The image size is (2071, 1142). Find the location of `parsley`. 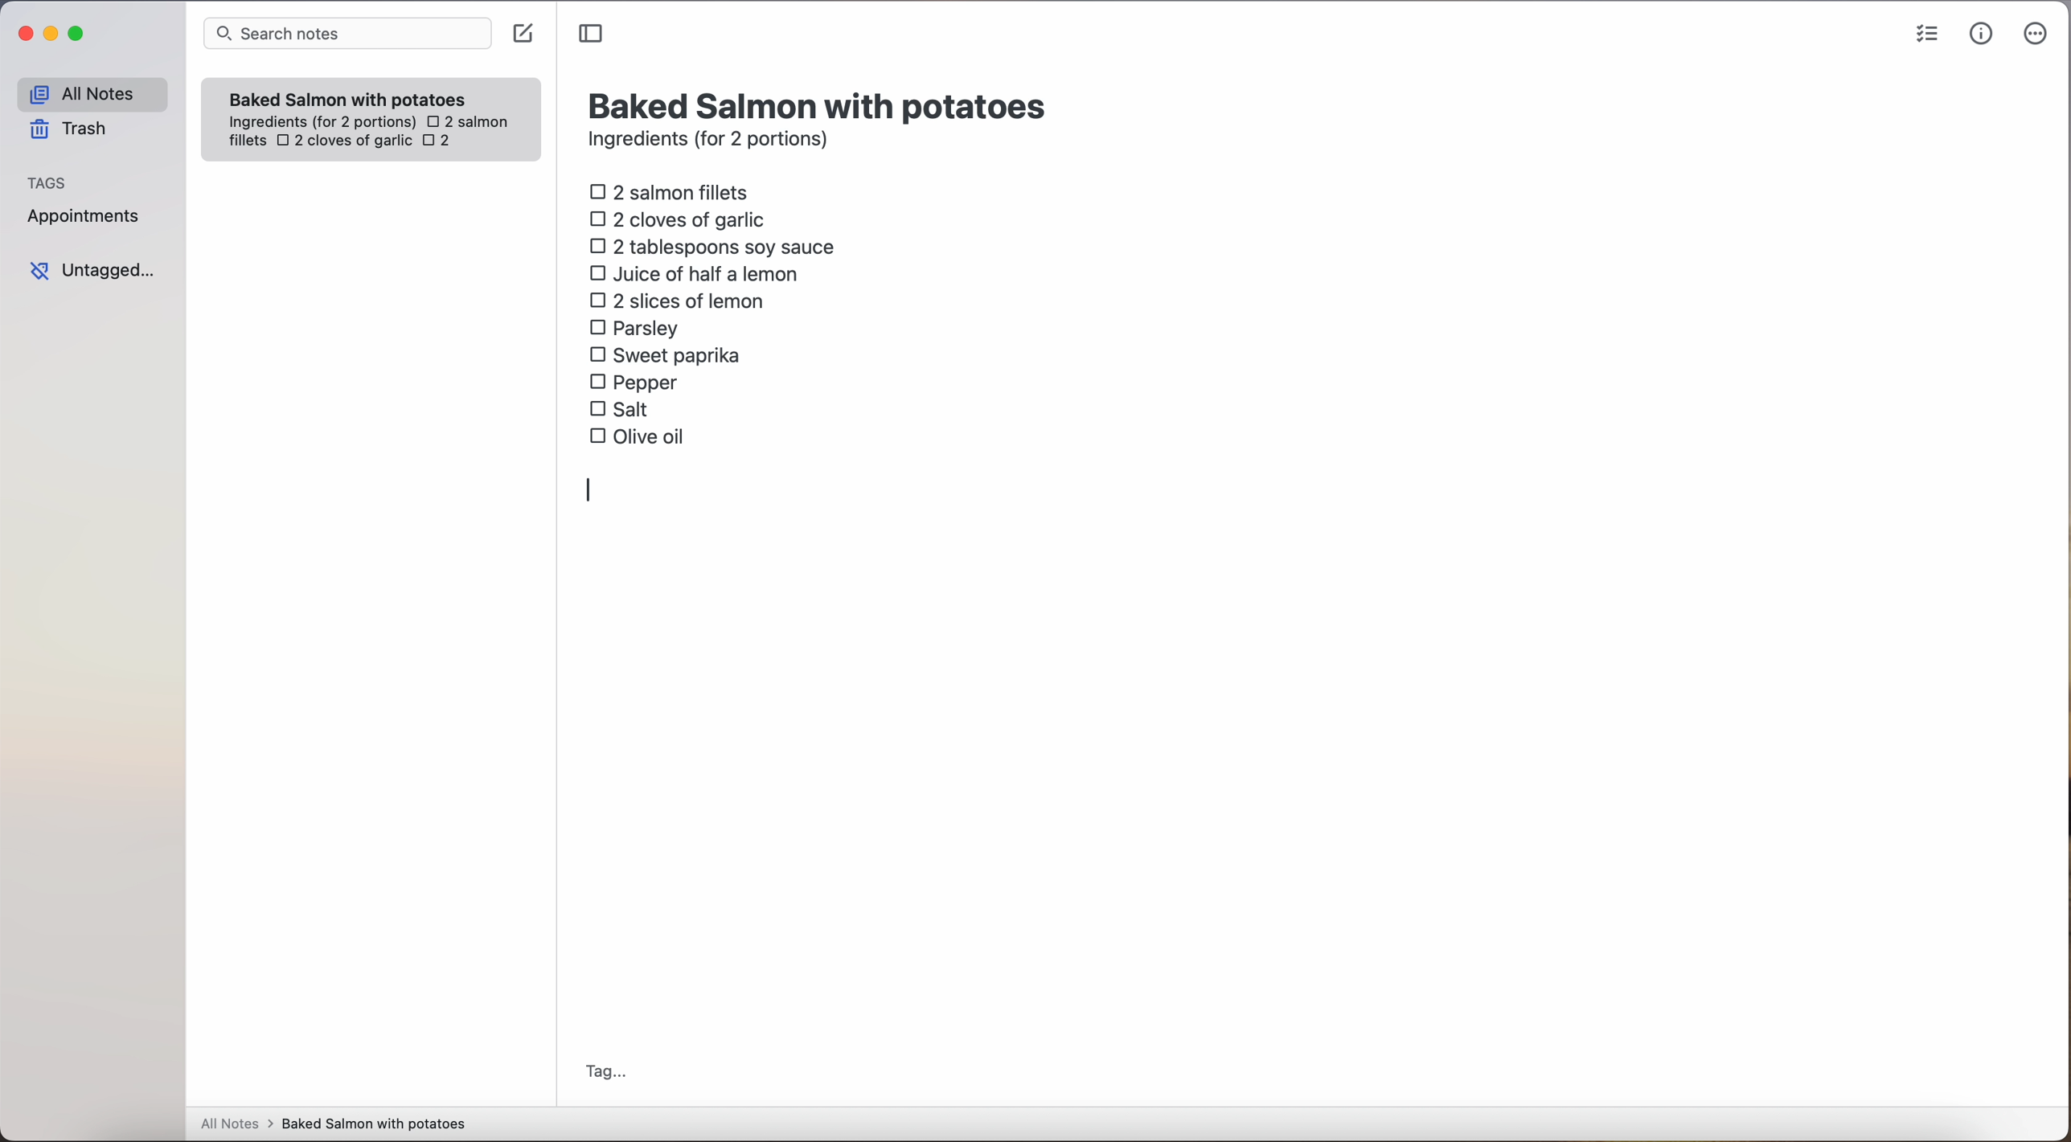

parsley is located at coordinates (634, 326).